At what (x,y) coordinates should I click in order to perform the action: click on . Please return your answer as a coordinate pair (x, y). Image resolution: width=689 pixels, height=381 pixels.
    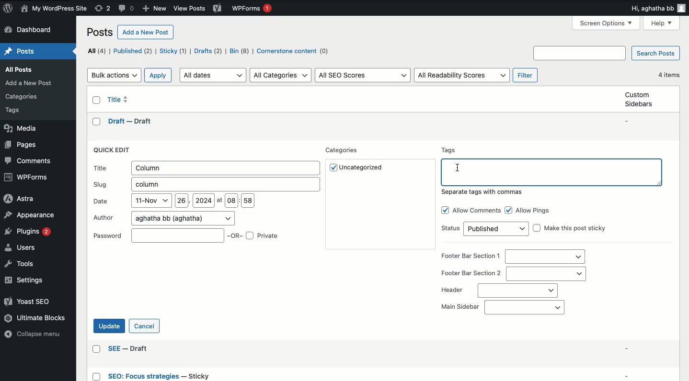
    Looking at the image, I should click on (118, 348).